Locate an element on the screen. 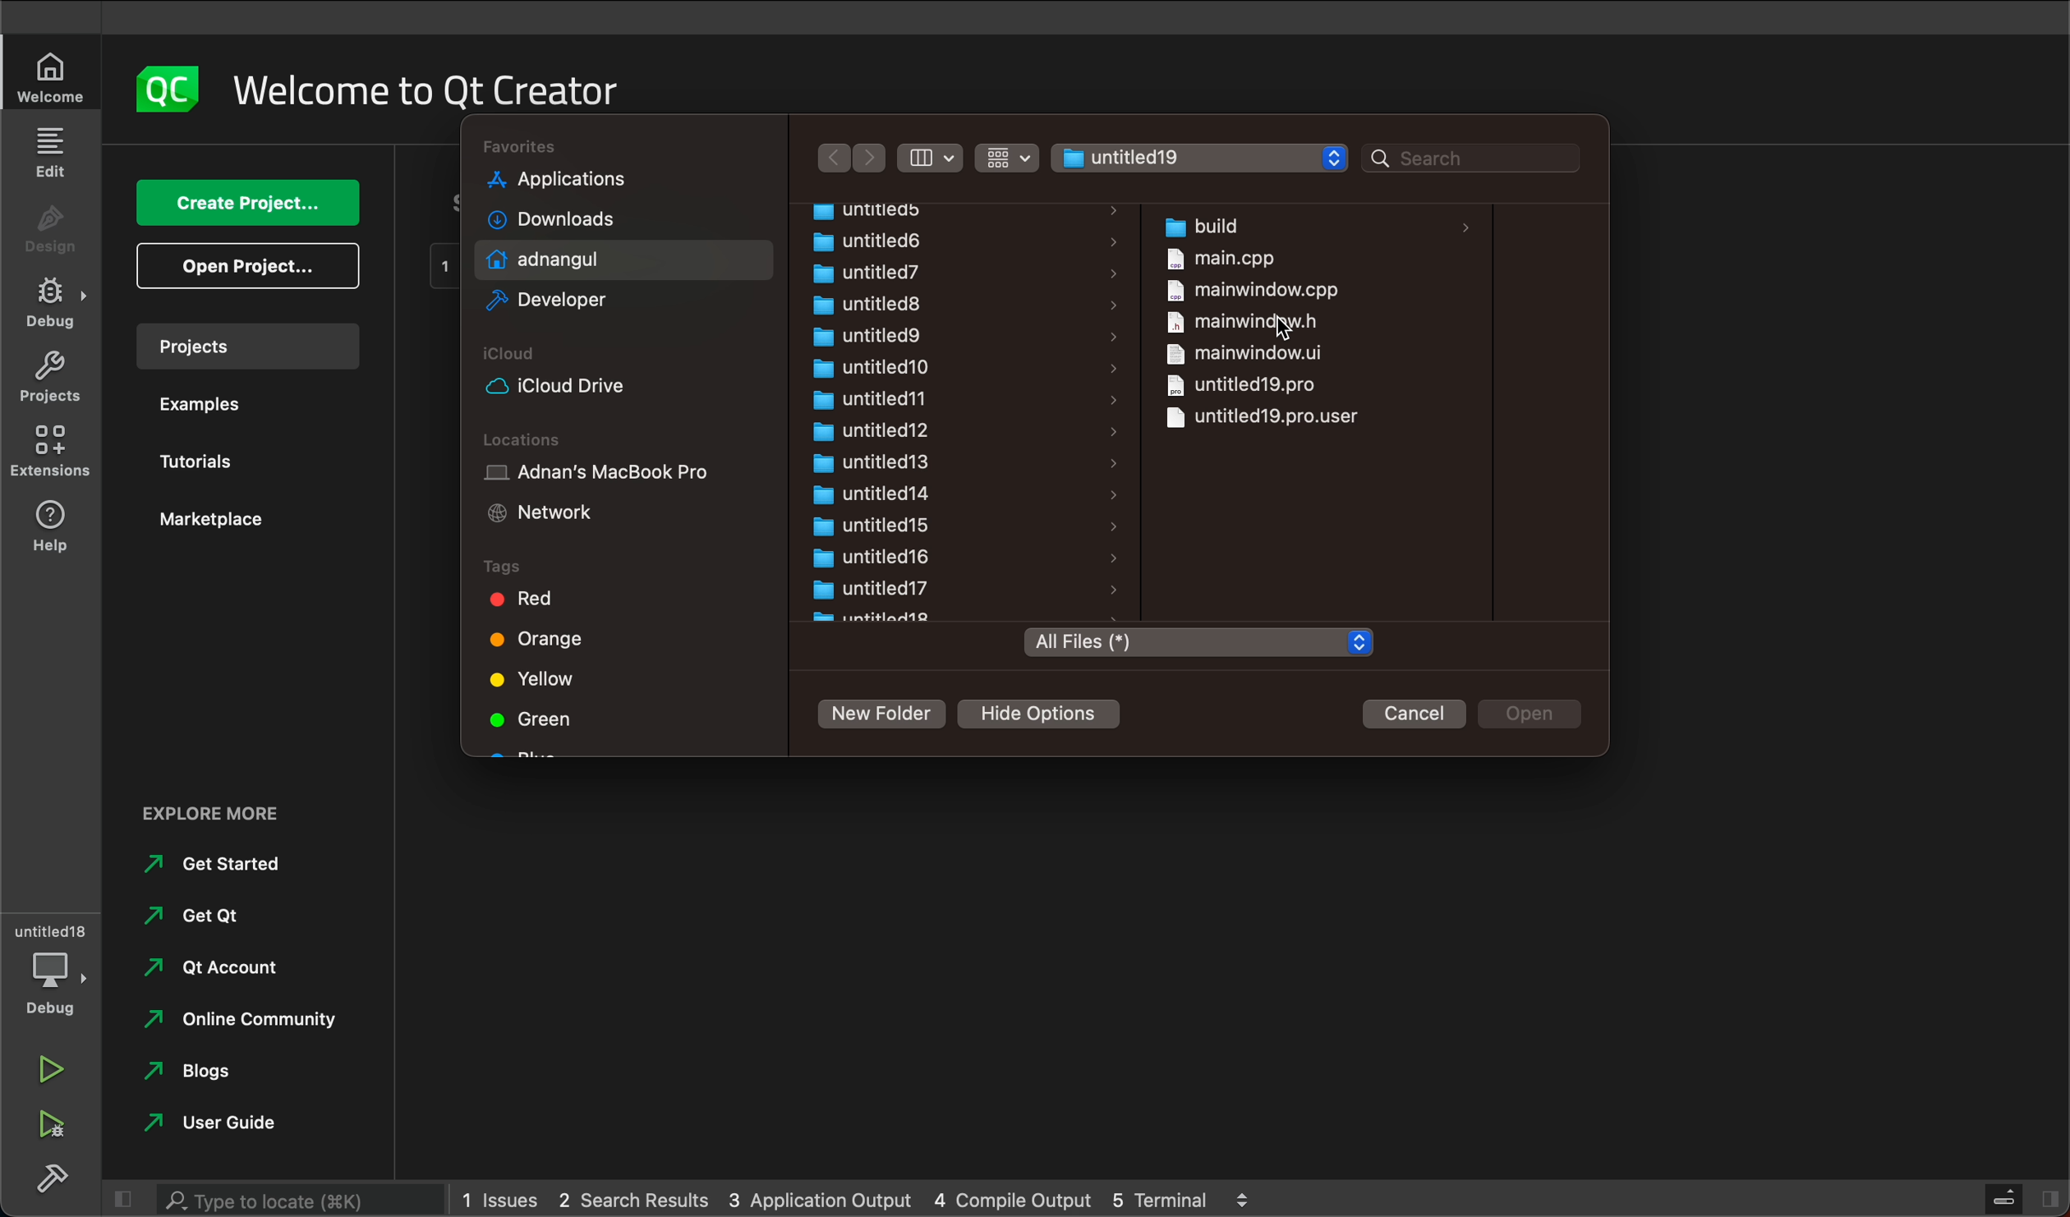 The width and height of the screenshot is (2070, 1217). qt account is located at coordinates (218, 968).